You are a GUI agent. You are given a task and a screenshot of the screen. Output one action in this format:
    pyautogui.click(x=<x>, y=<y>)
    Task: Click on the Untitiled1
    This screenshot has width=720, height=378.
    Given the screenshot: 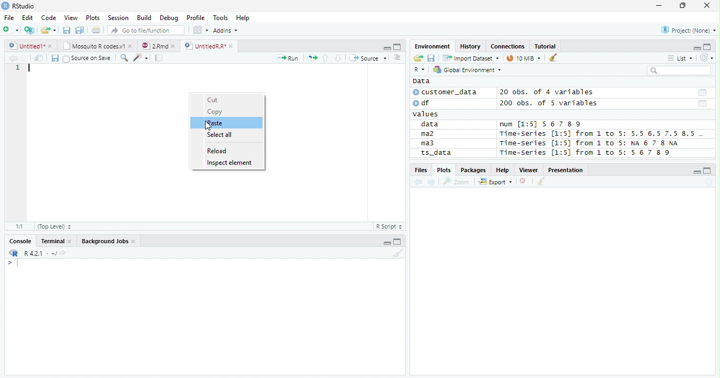 What is the action you would take?
    pyautogui.click(x=30, y=46)
    